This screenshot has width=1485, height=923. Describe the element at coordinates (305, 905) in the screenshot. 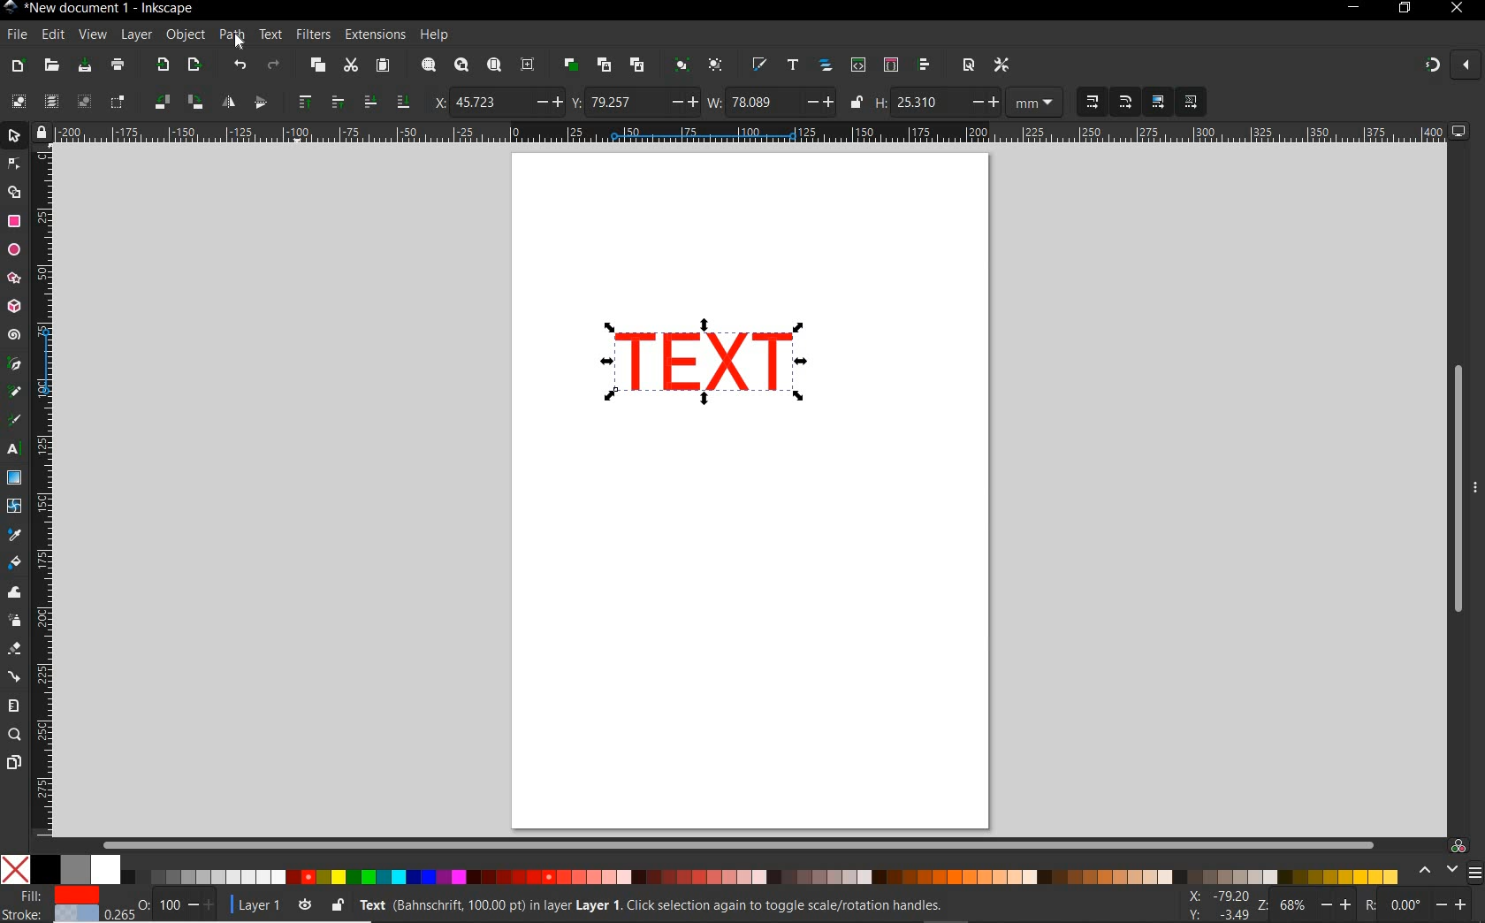

I see `TOGGLE CURRENT LAYER VISIBILITY` at that location.